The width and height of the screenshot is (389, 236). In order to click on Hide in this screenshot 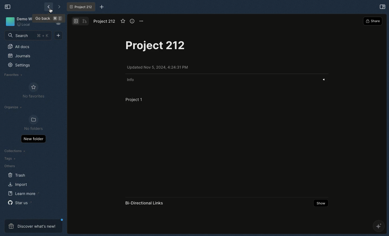, I will do `click(326, 79)`.